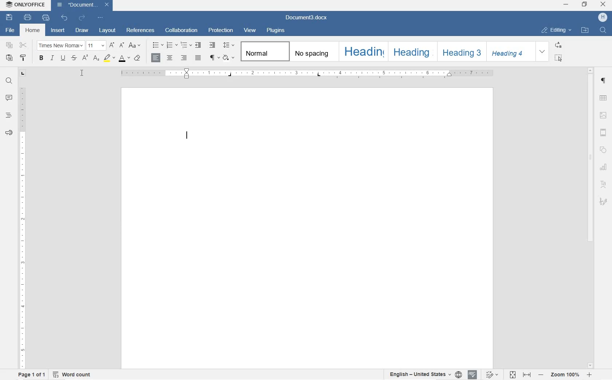  Describe the element at coordinates (565, 374) in the screenshot. I see `ZOOM IN OR OUT` at that location.